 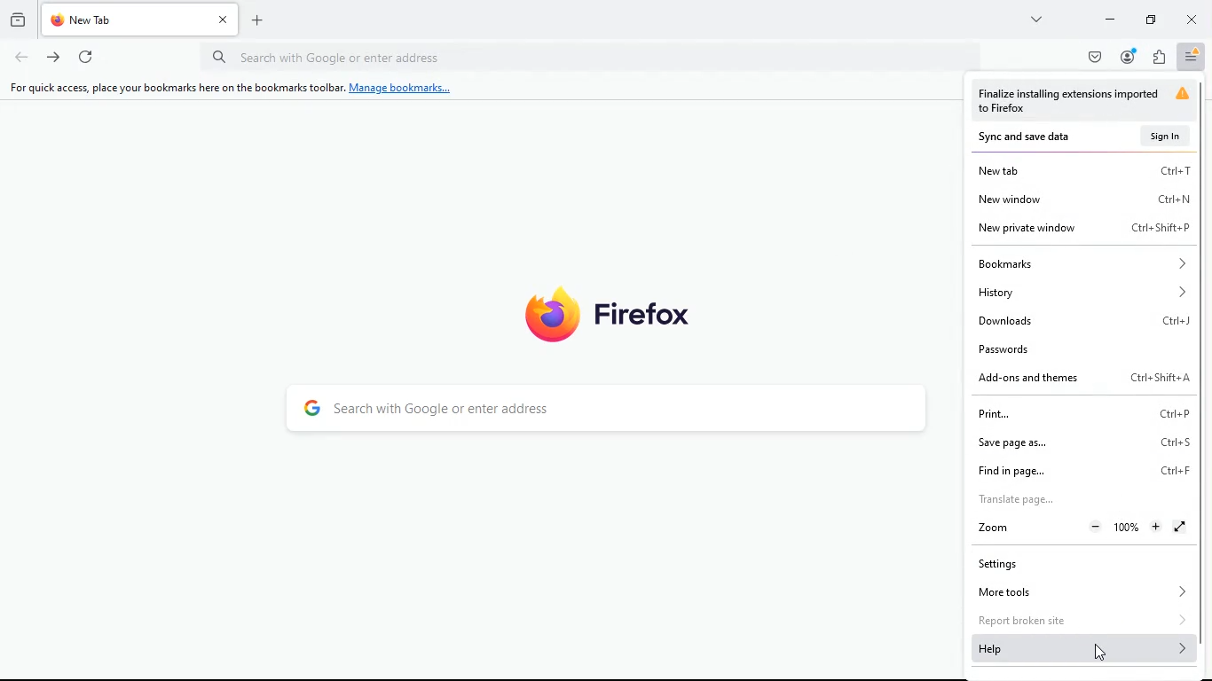 What do you see at coordinates (1085, 472) in the screenshot?
I see `find in page` at bounding box center [1085, 472].